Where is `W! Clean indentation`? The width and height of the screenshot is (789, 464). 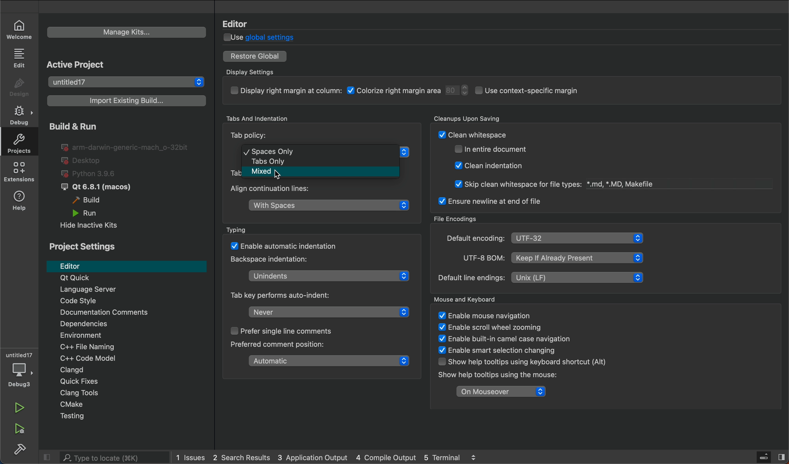
W! Clean indentation is located at coordinates (492, 165).